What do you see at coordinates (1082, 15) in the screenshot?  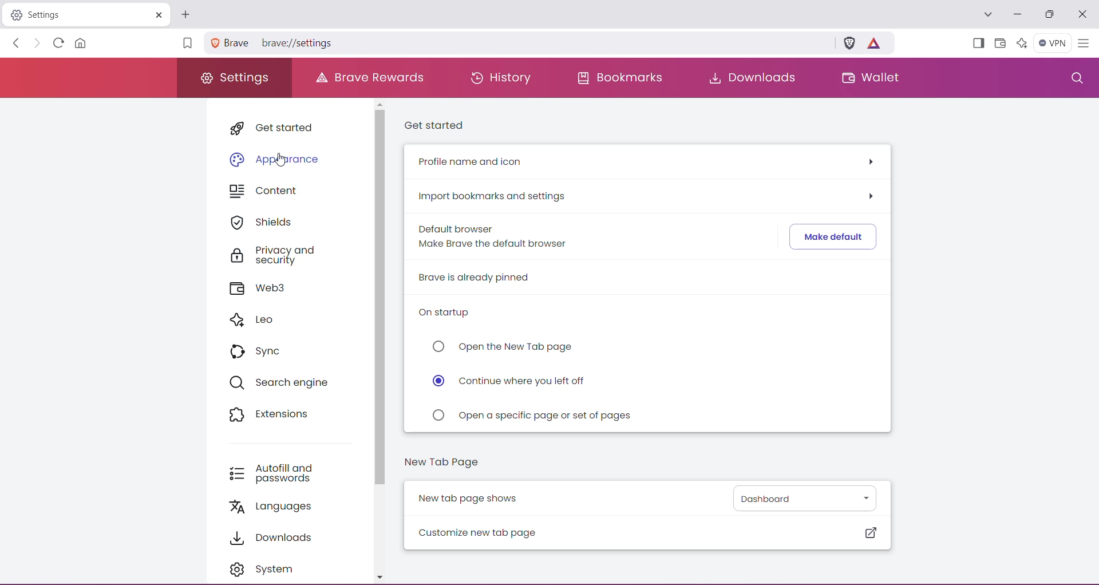 I see `Close` at bounding box center [1082, 15].